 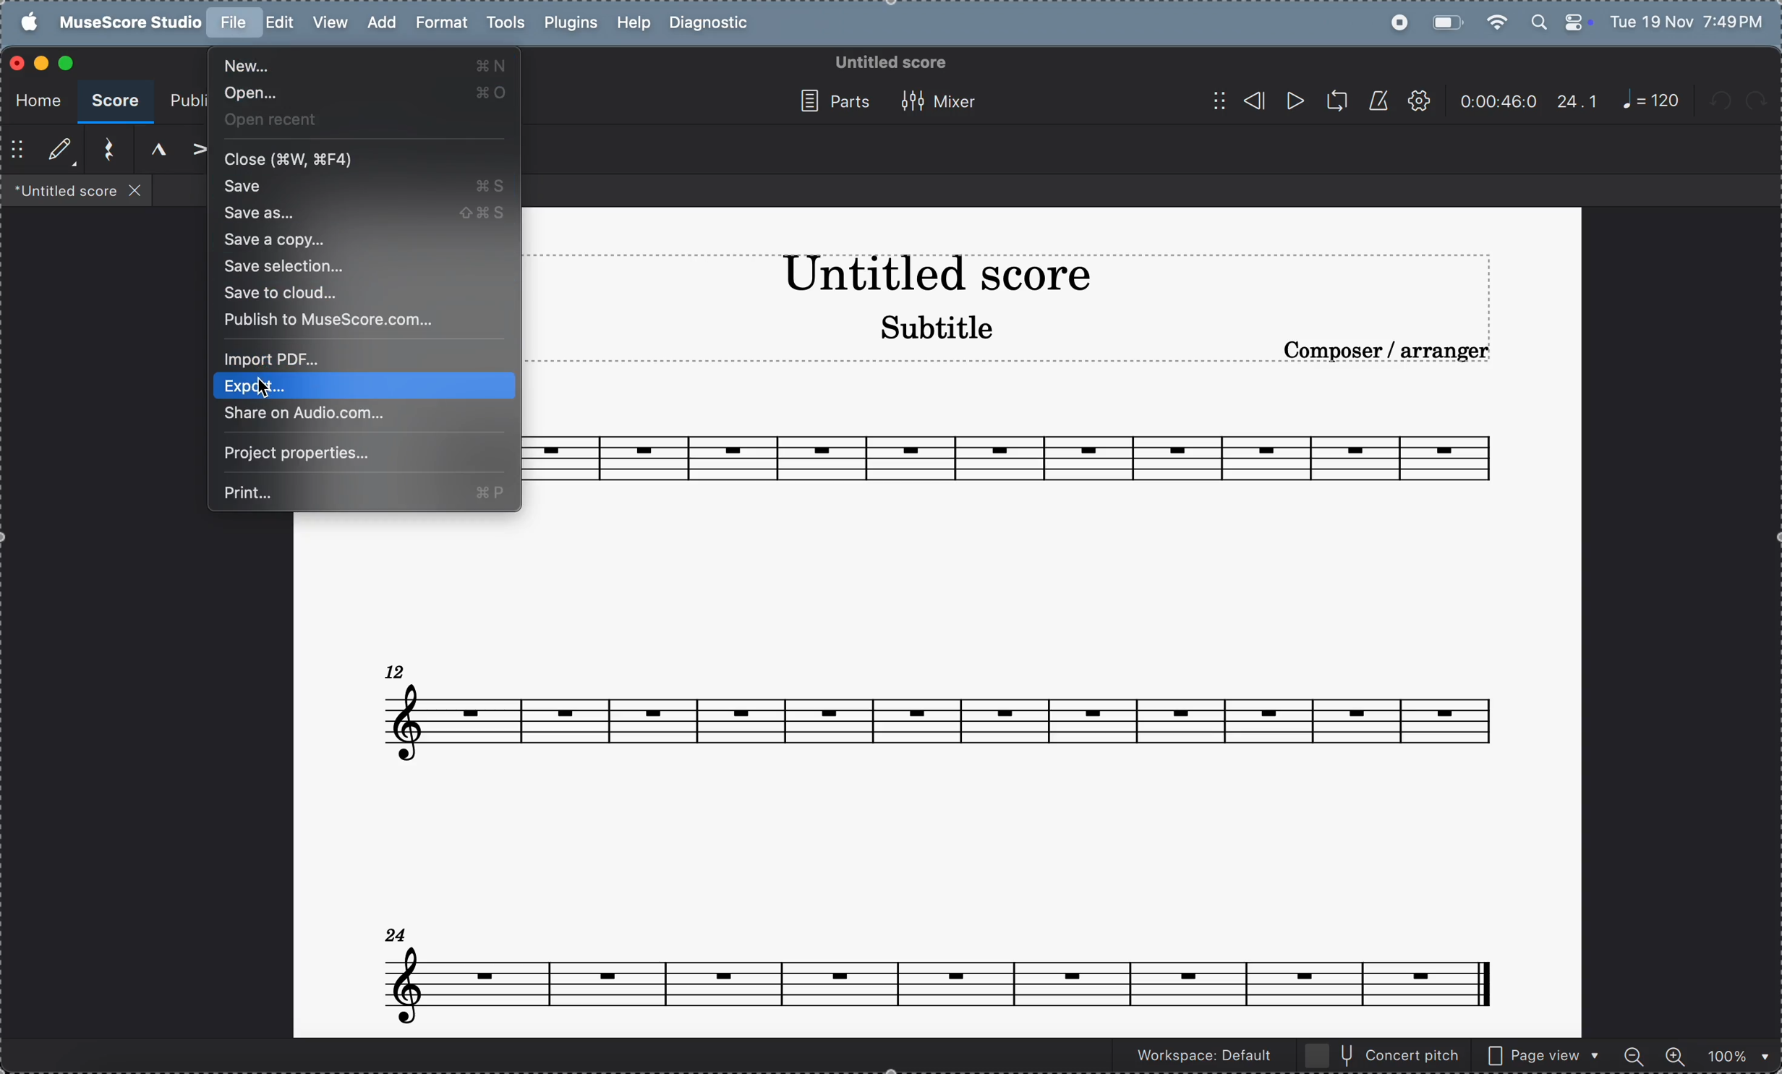 What do you see at coordinates (1389, 350) in the screenshot?
I see `composer` at bounding box center [1389, 350].